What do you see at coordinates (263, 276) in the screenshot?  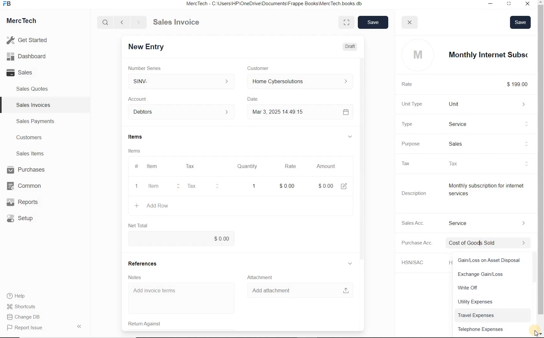 I see `Attachment` at bounding box center [263, 276].